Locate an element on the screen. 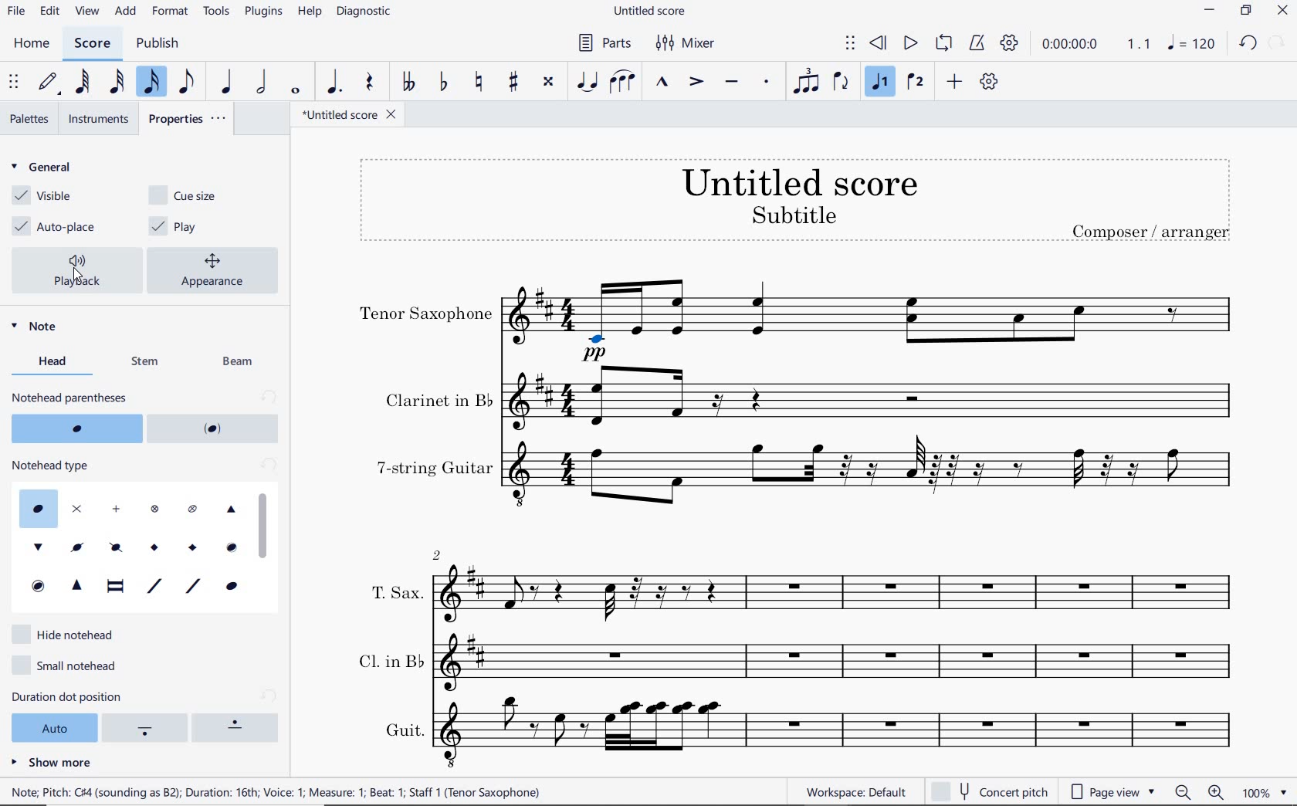 The width and height of the screenshot is (1297, 806). text is located at coordinates (53, 466).